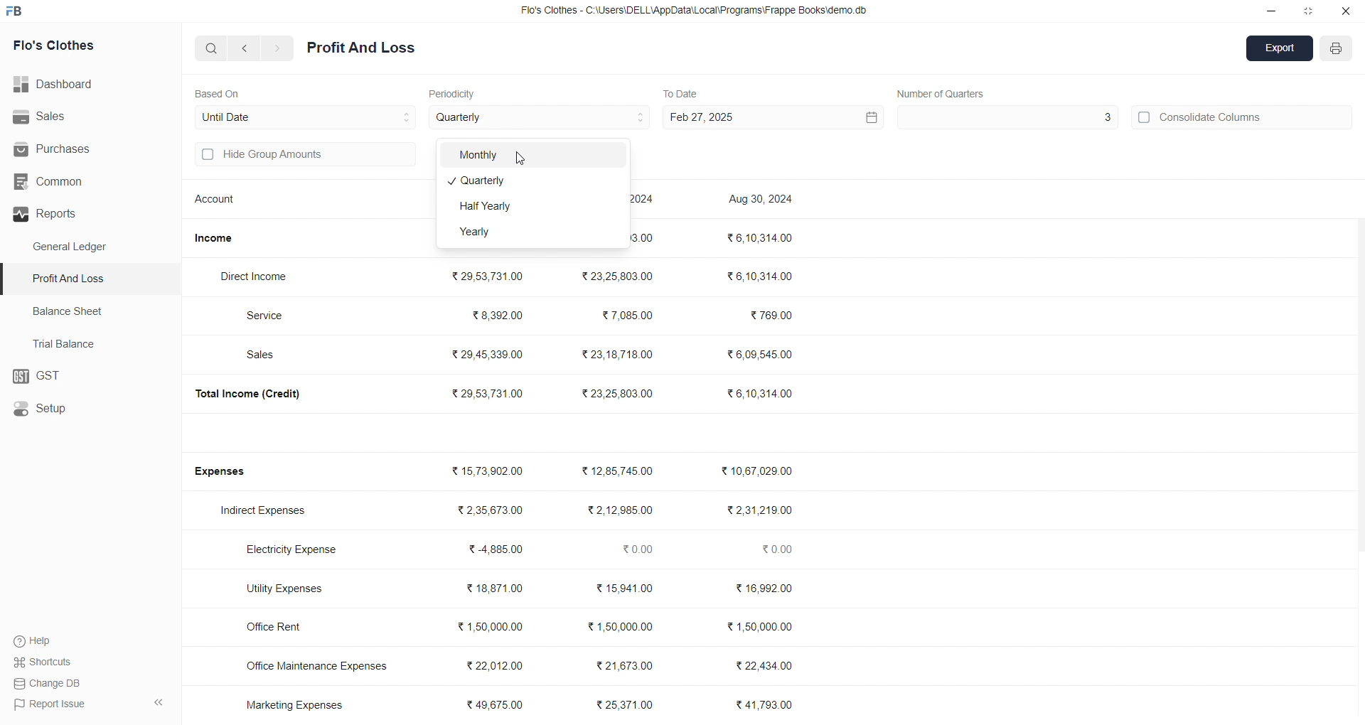 The width and height of the screenshot is (1365, 725). What do you see at coordinates (70, 310) in the screenshot?
I see `Balance Sheet` at bounding box center [70, 310].